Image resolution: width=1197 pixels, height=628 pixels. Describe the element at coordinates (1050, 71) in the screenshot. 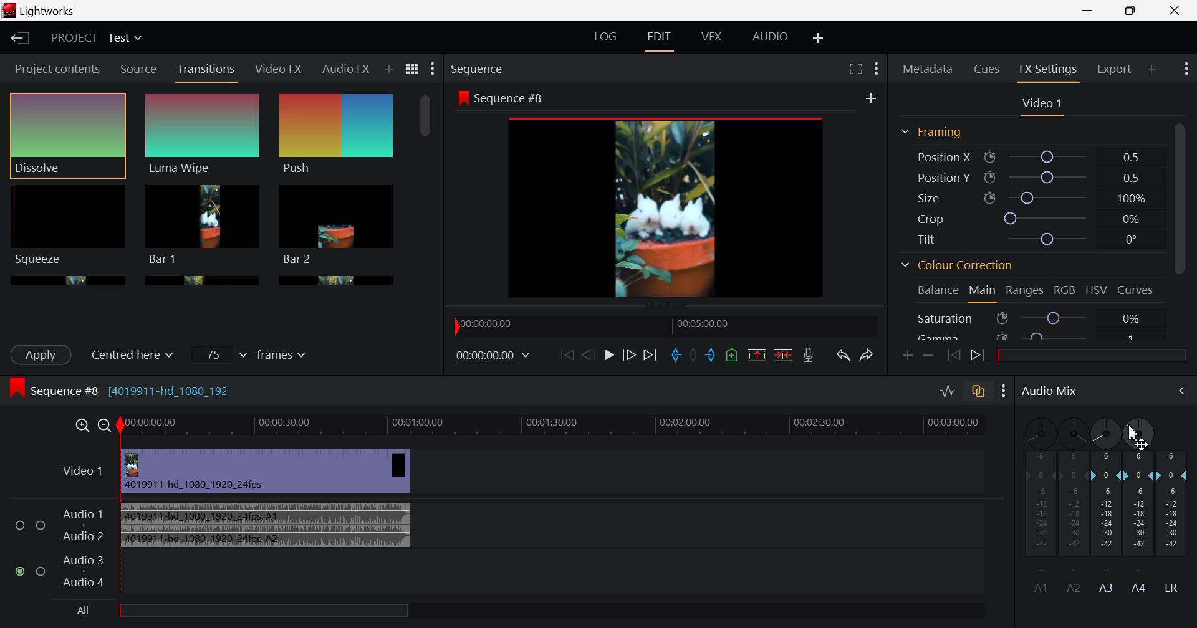

I see `FX Settings Open` at that location.